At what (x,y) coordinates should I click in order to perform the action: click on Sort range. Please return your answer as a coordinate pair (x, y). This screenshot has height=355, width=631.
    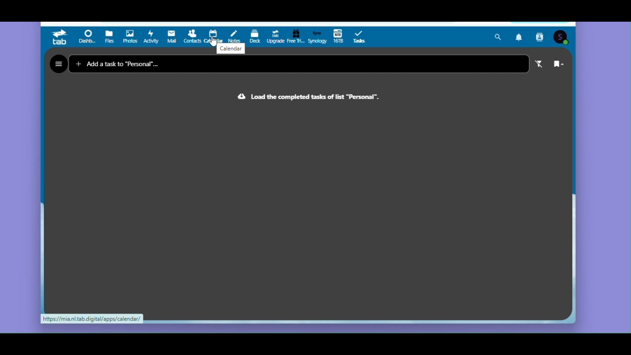
    Looking at the image, I should click on (558, 66).